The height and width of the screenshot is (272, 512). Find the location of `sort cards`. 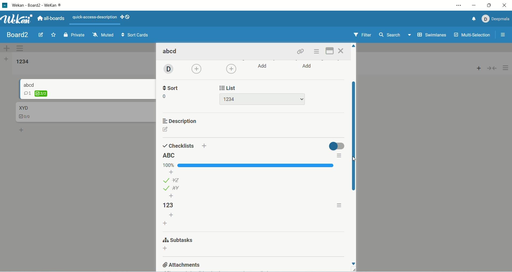

sort cards is located at coordinates (135, 35).